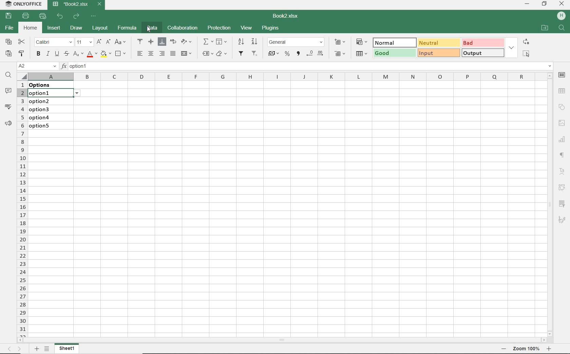 This screenshot has width=570, height=354. Describe the element at coordinates (340, 42) in the screenshot. I see `INSERT CELLS` at that location.